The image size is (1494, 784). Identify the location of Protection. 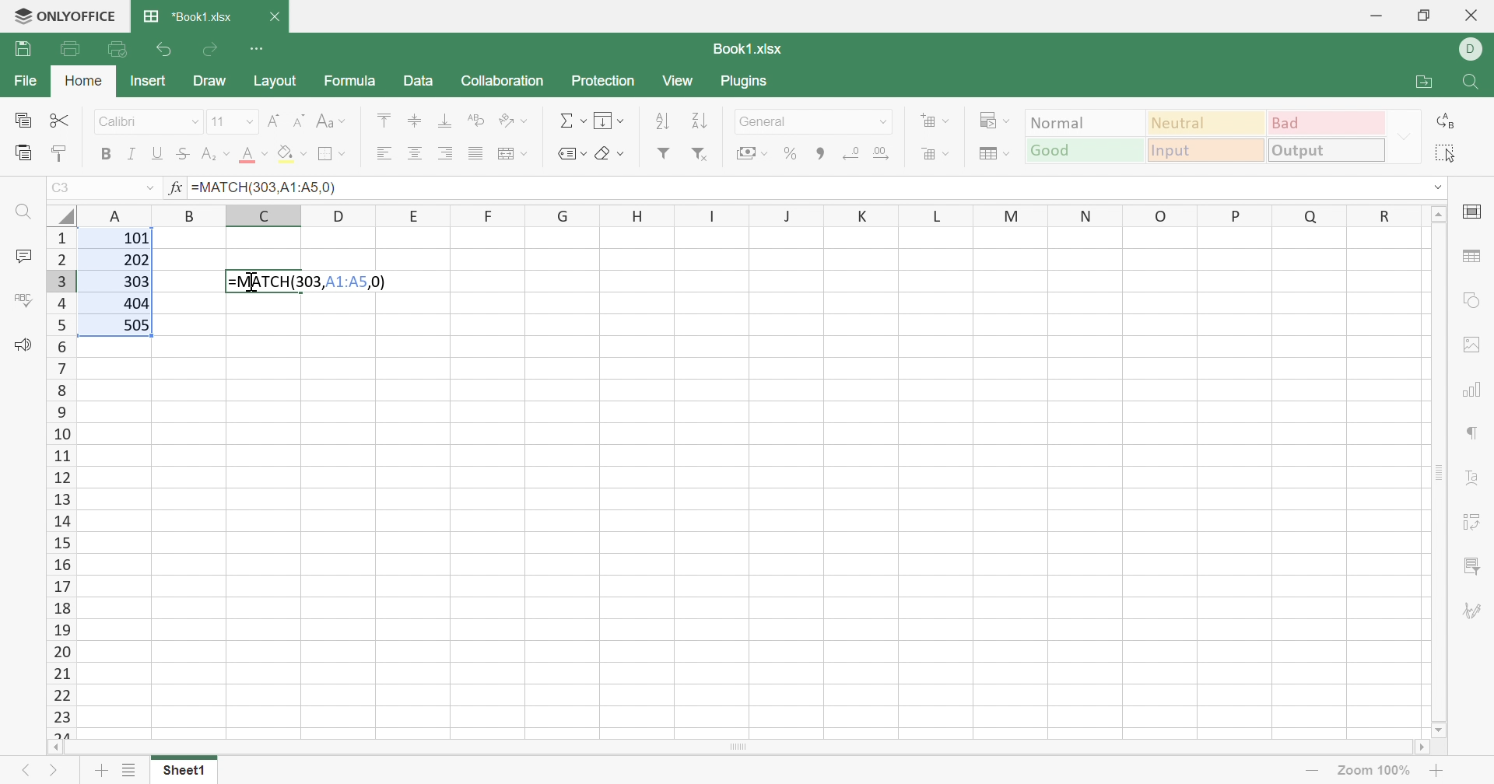
(601, 82).